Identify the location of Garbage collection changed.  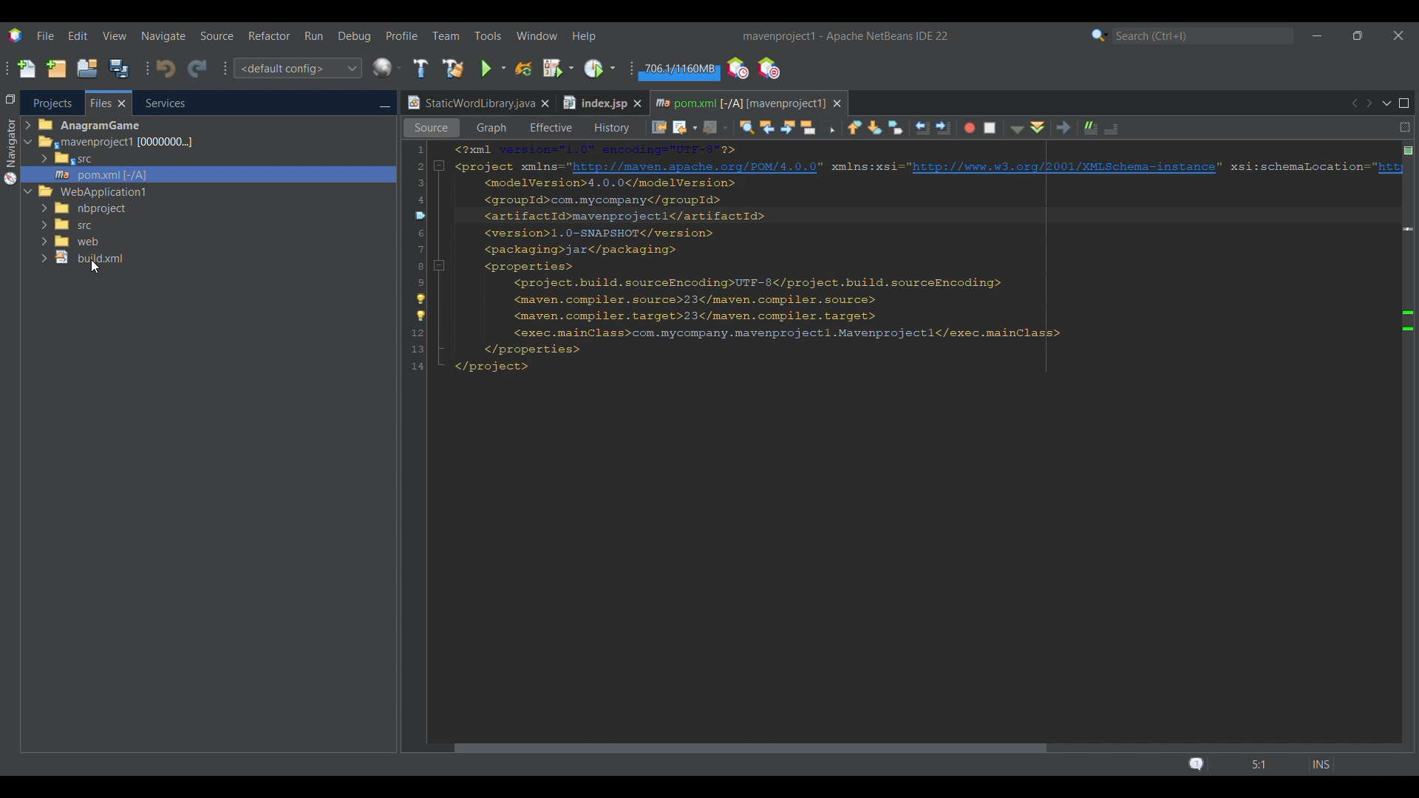
(680, 71).